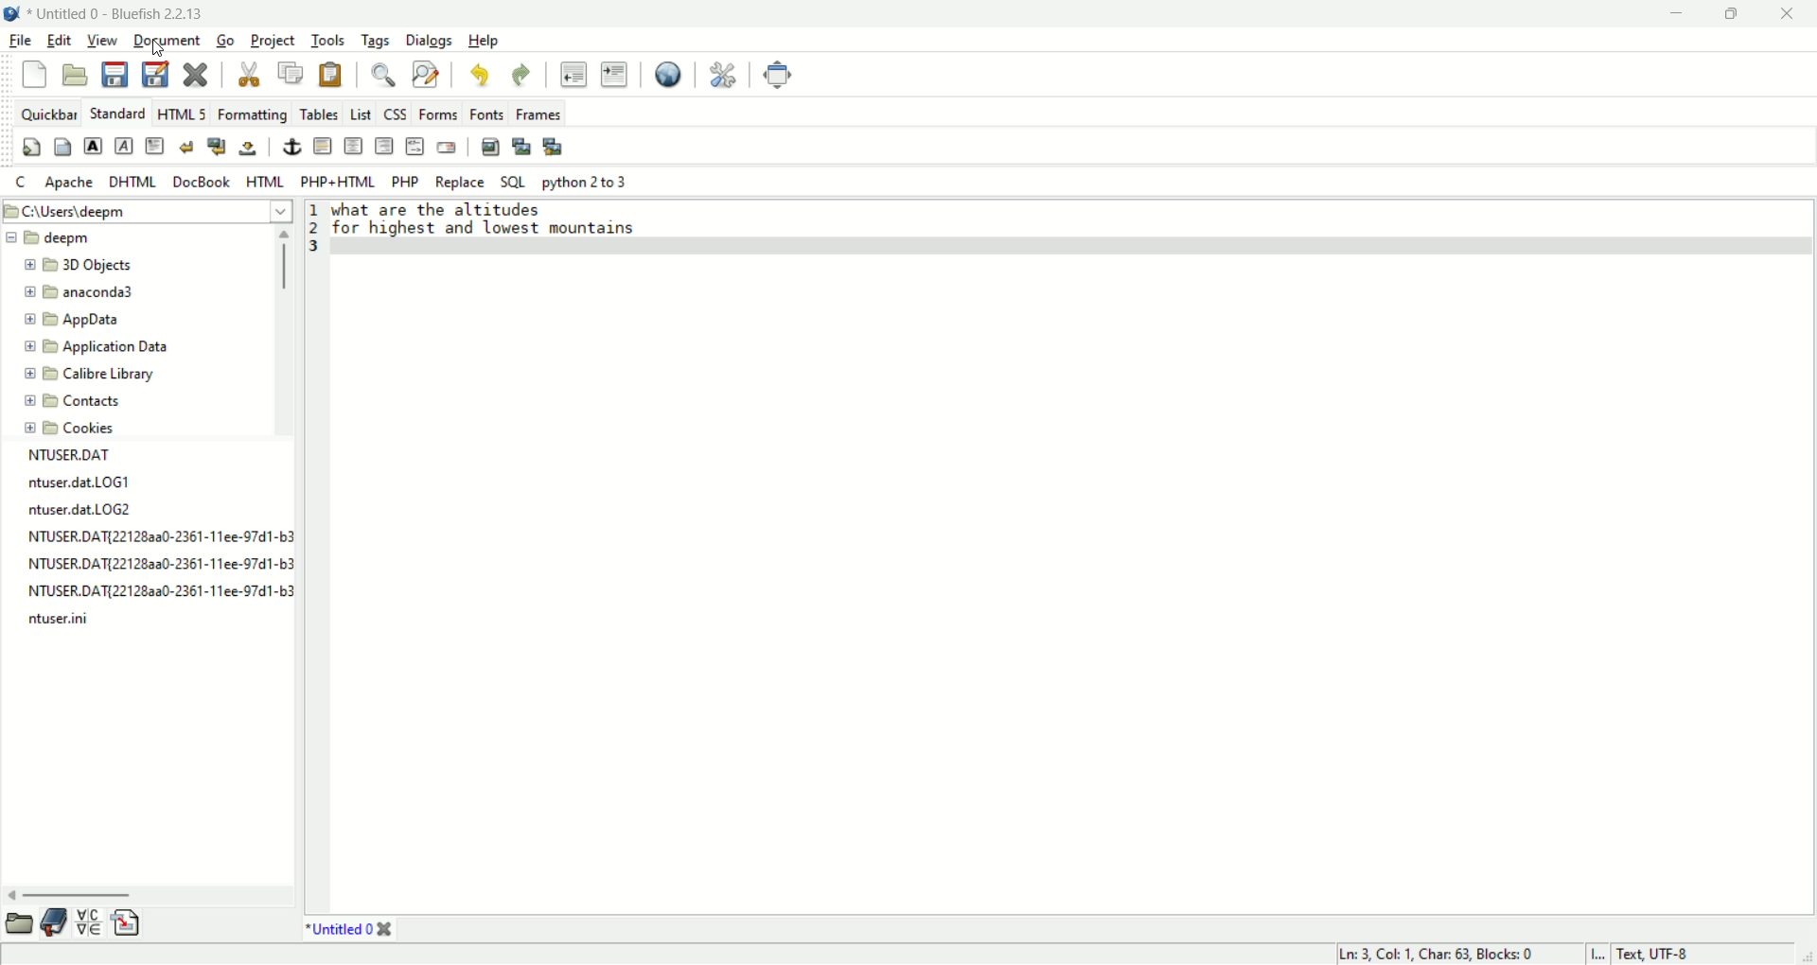 The height and width of the screenshot is (965, 1817). Describe the element at coordinates (1438, 954) in the screenshot. I see `ln, col, char, blocks` at that location.